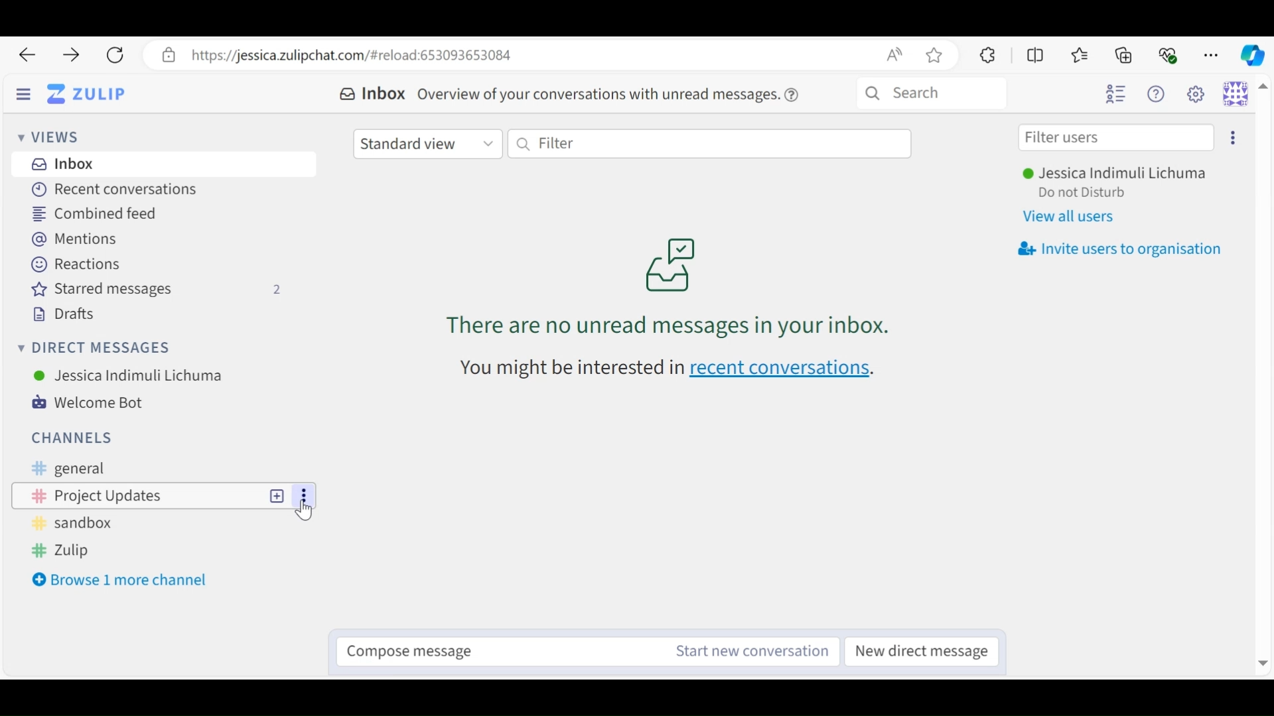 This screenshot has height=716, width=1274. Describe the element at coordinates (1213, 55) in the screenshot. I see `Settigs and more` at that location.